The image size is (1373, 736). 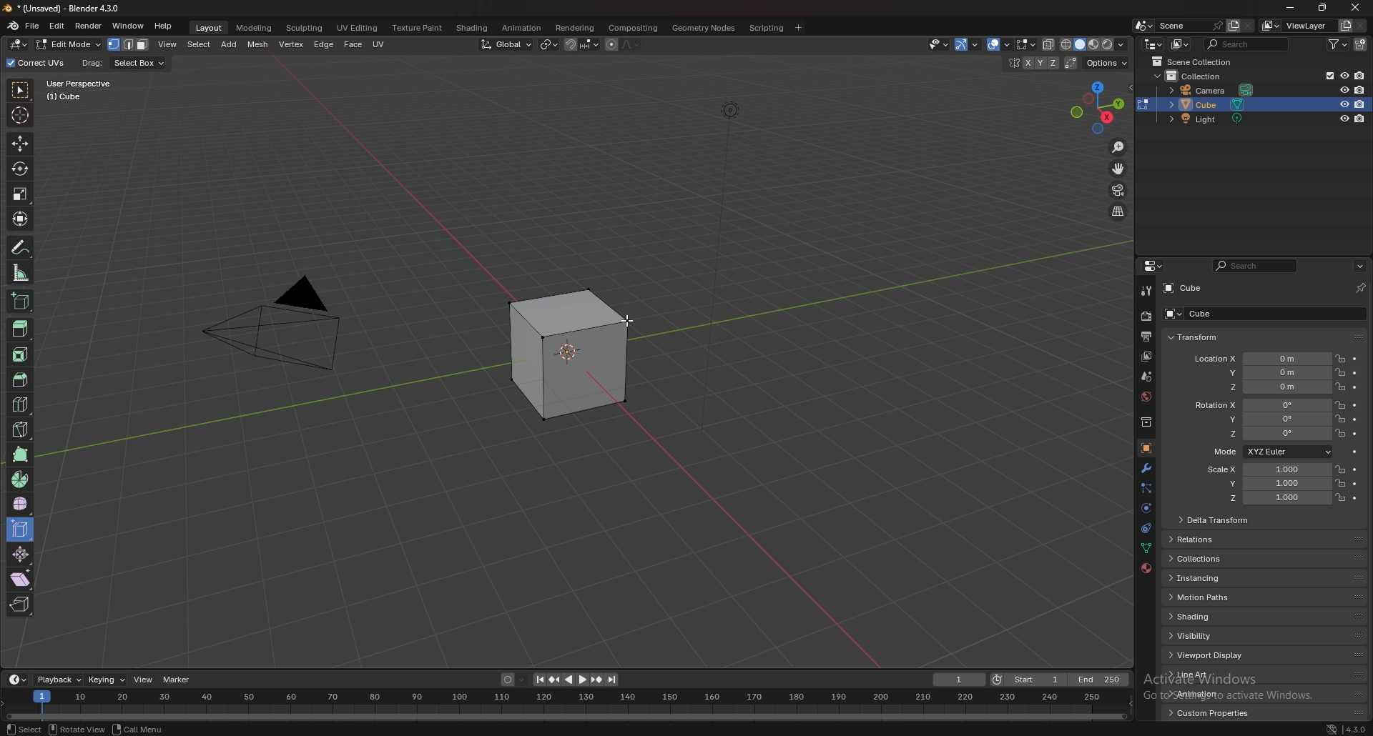 What do you see at coordinates (1242, 314) in the screenshot?
I see `cube` at bounding box center [1242, 314].